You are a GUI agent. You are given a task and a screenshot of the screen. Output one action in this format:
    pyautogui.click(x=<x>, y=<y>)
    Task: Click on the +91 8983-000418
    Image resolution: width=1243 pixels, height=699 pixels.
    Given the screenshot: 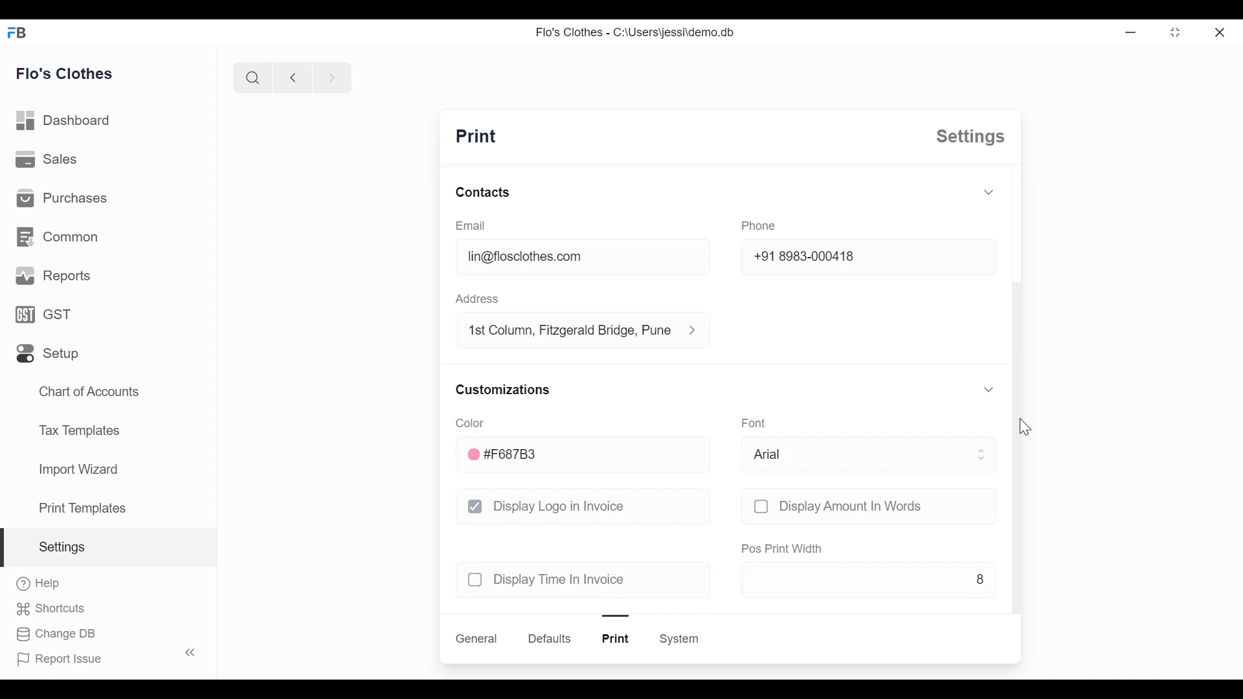 What is the action you would take?
    pyautogui.click(x=869, y=256)
    